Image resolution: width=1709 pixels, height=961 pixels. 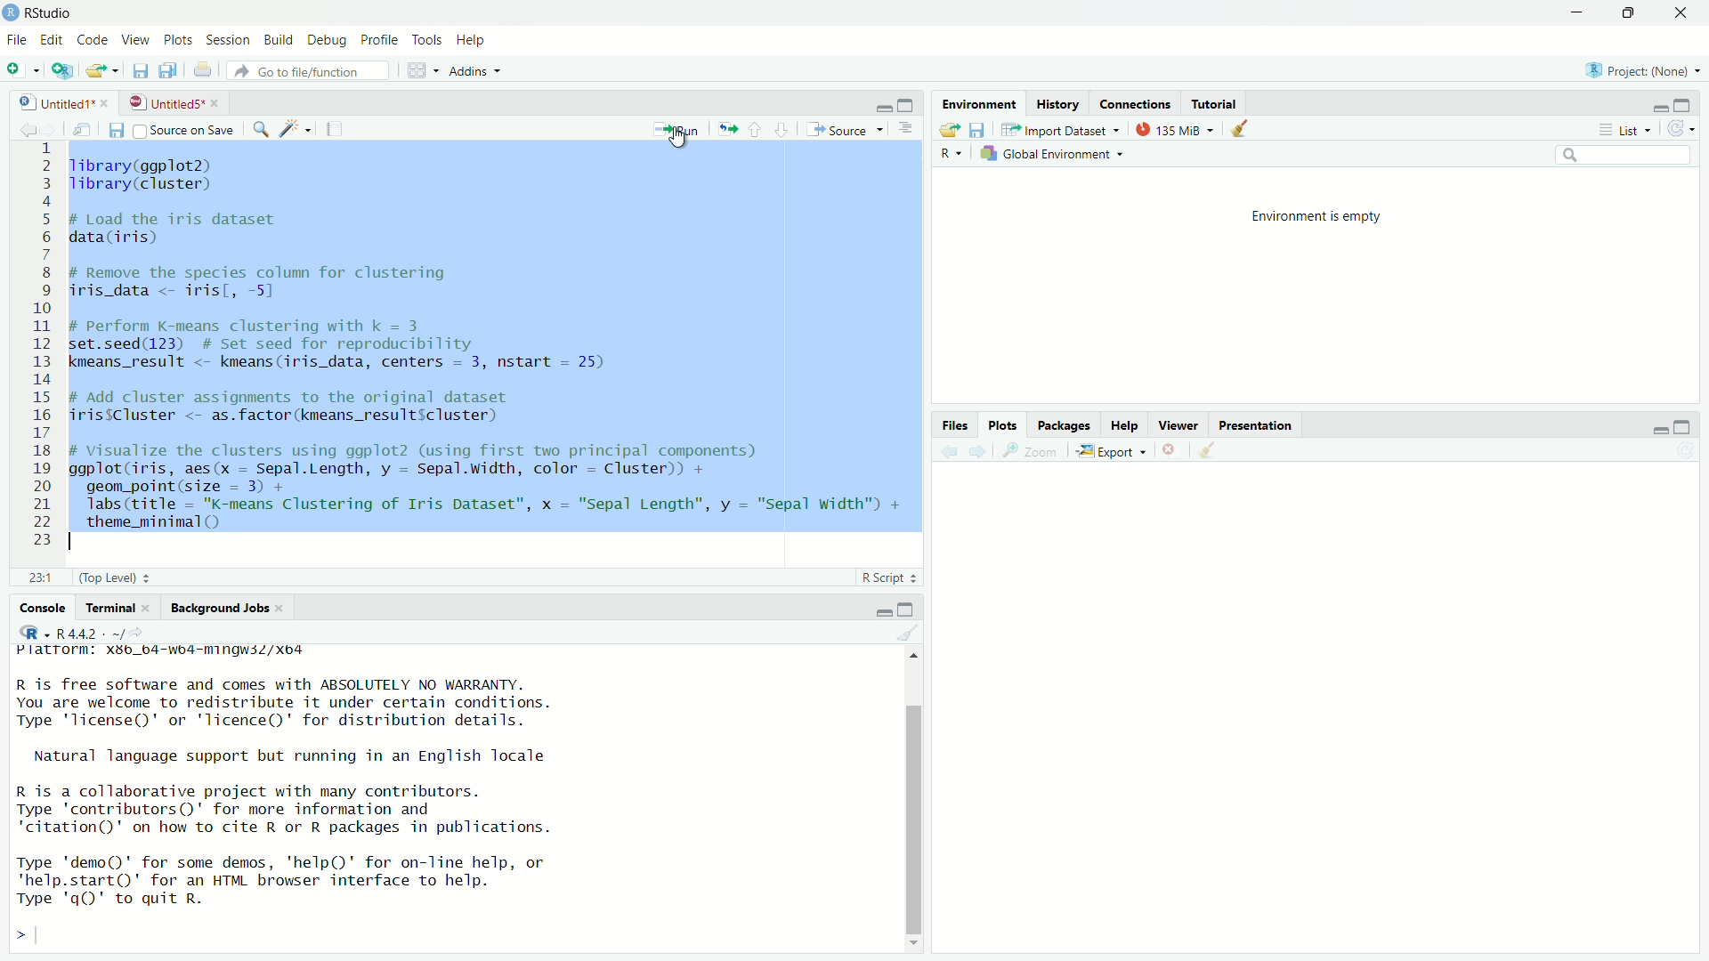 I want to click on minimize, so click(x=1572, y=12).